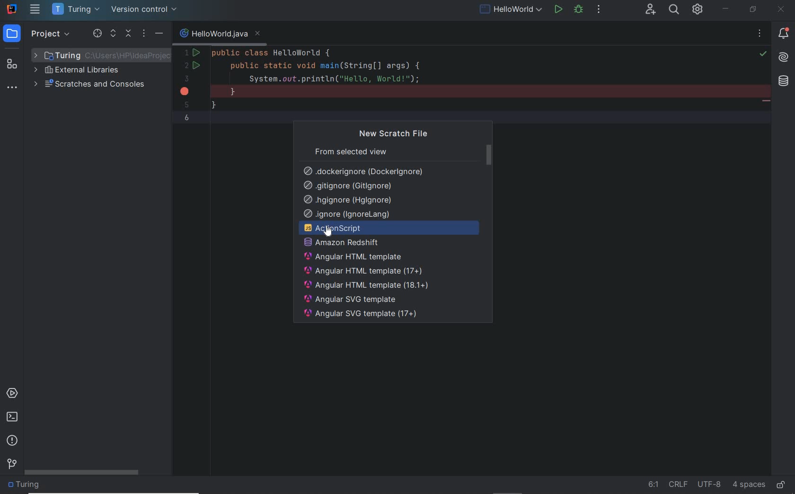  Describe the element at coordinates (35, 10) in the screenshot. I see `main menu` at that location.